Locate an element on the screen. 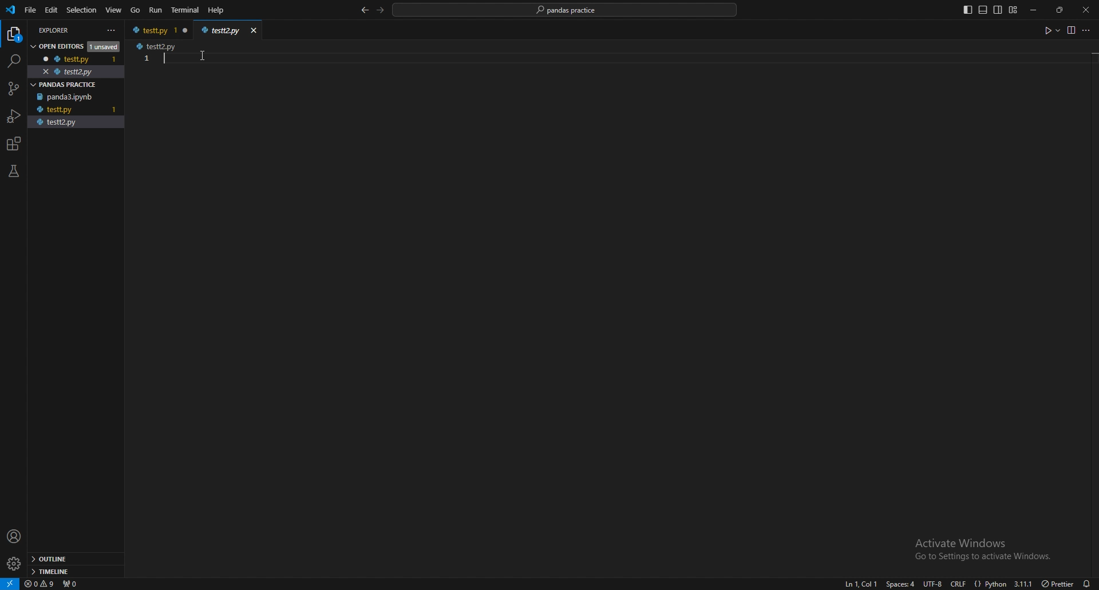  minimize is located at coordinates (1037, 10).